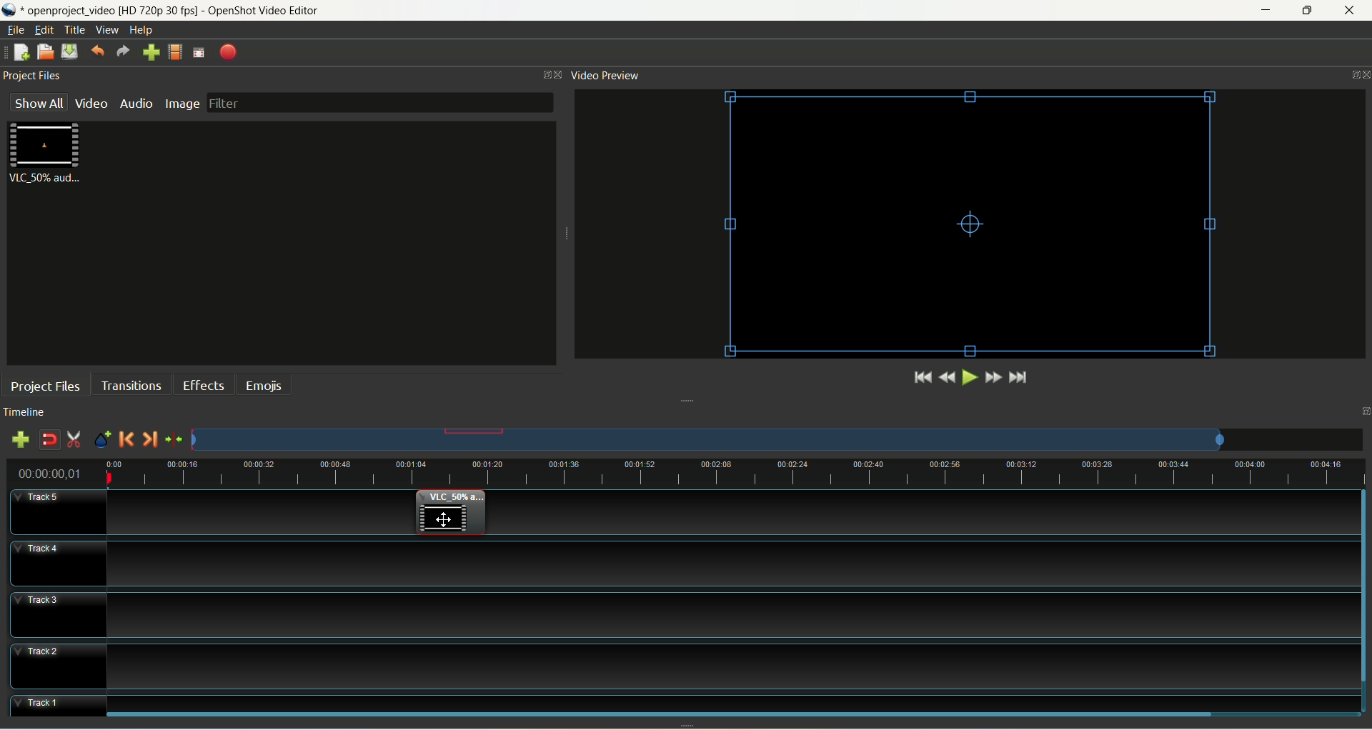  Describe the element at coordinates (193, 9) in the screenshot. I see `openproject_video [HD 720p 30 fps] - OpenShot Video Editor` at that location.